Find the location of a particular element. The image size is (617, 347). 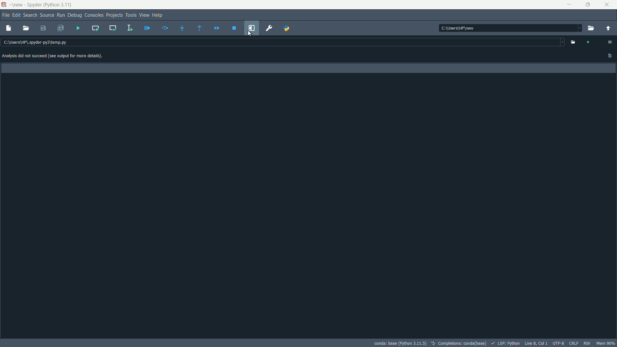

file encoding is located at coordinates (559, 343).